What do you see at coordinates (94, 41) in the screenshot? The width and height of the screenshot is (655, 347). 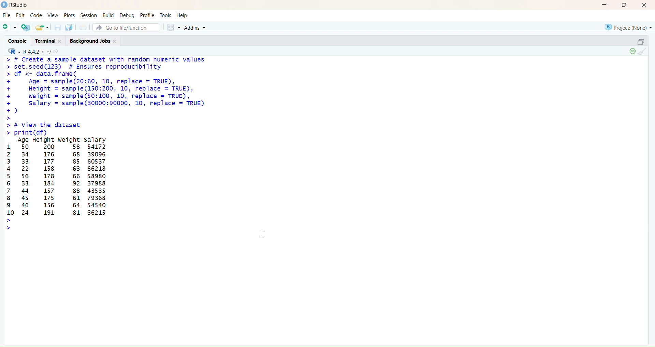 I see `Background jobs` at bounding box center [94, 41].